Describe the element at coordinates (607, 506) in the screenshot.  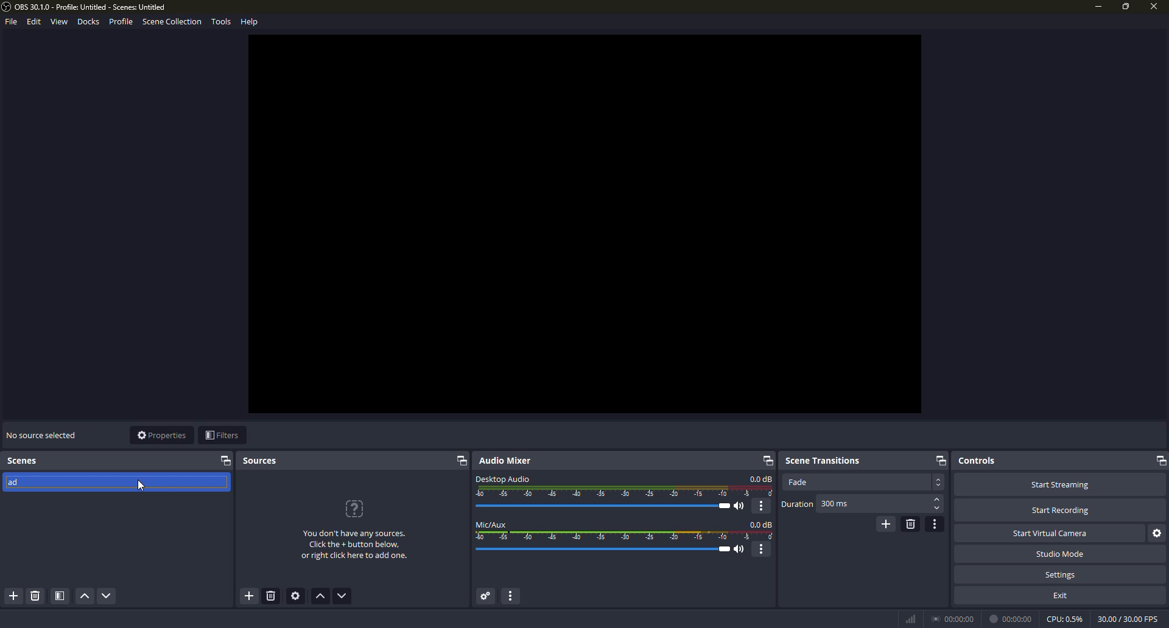
I see `volume` at that location.